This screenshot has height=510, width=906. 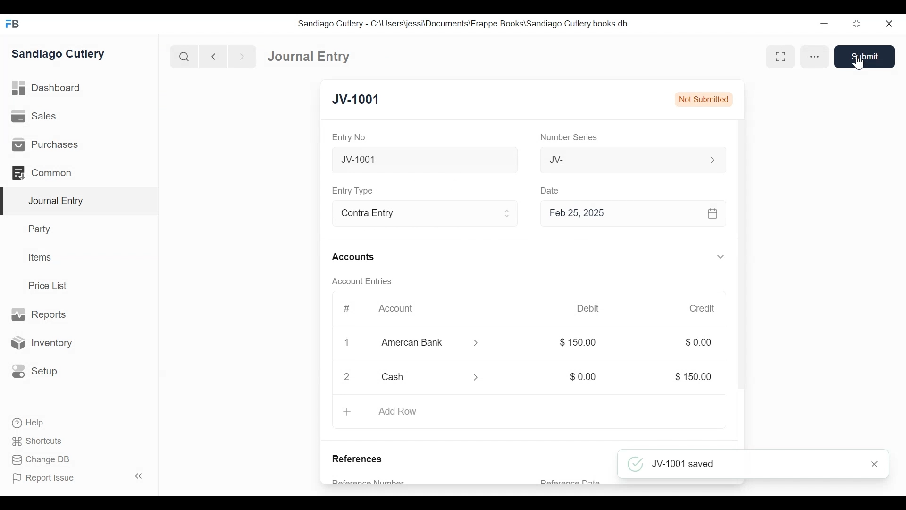 What do you see at coordinates (38, 315) in the screenshot?
I see `Reports` at bounding box center [38, 315].